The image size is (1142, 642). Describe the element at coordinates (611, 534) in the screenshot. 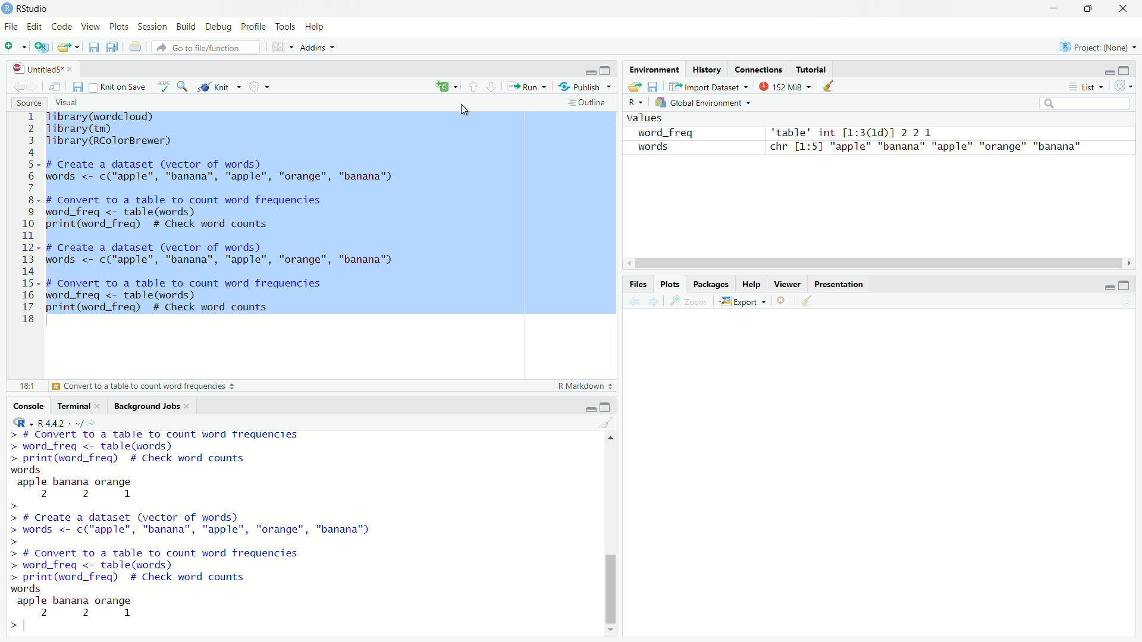

I see `Scrollbar` at that location.